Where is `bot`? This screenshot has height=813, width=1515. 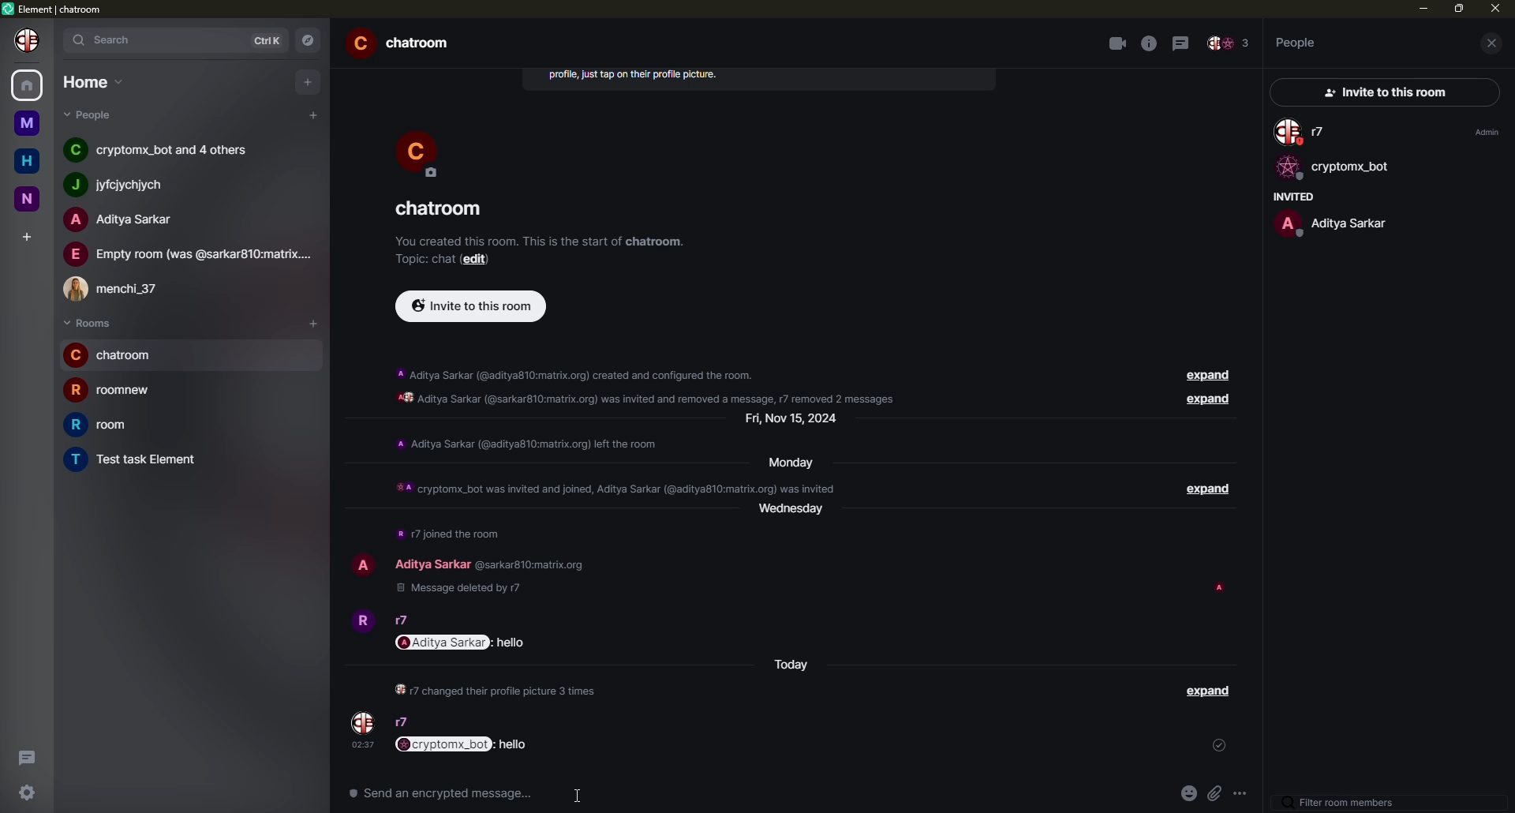
bot is located at coordinates (1333, 169).